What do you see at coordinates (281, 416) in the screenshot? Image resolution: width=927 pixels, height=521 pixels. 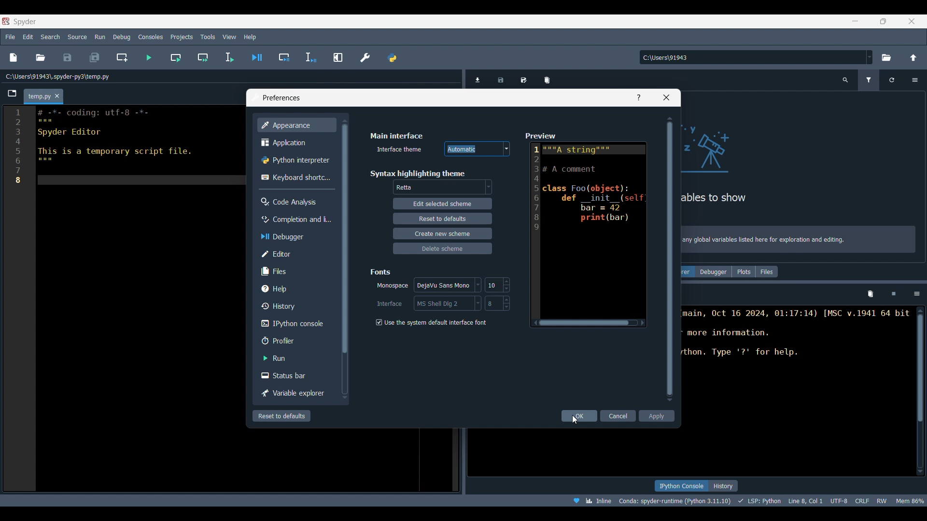 I see `Reset to defaults` at bounding box center [281, 416].